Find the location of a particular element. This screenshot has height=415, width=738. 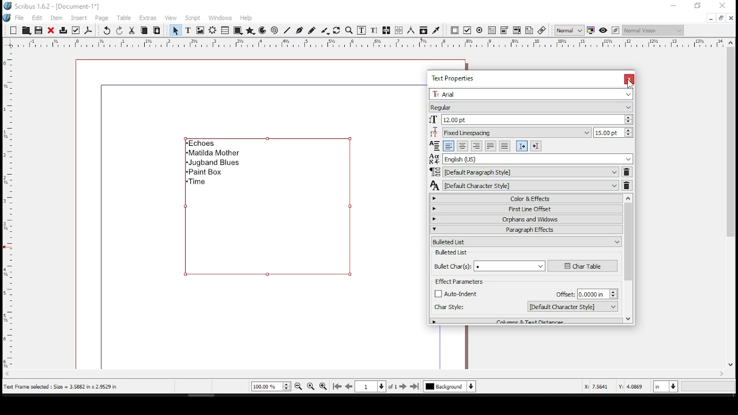

page is located at coordinates (103, 18).